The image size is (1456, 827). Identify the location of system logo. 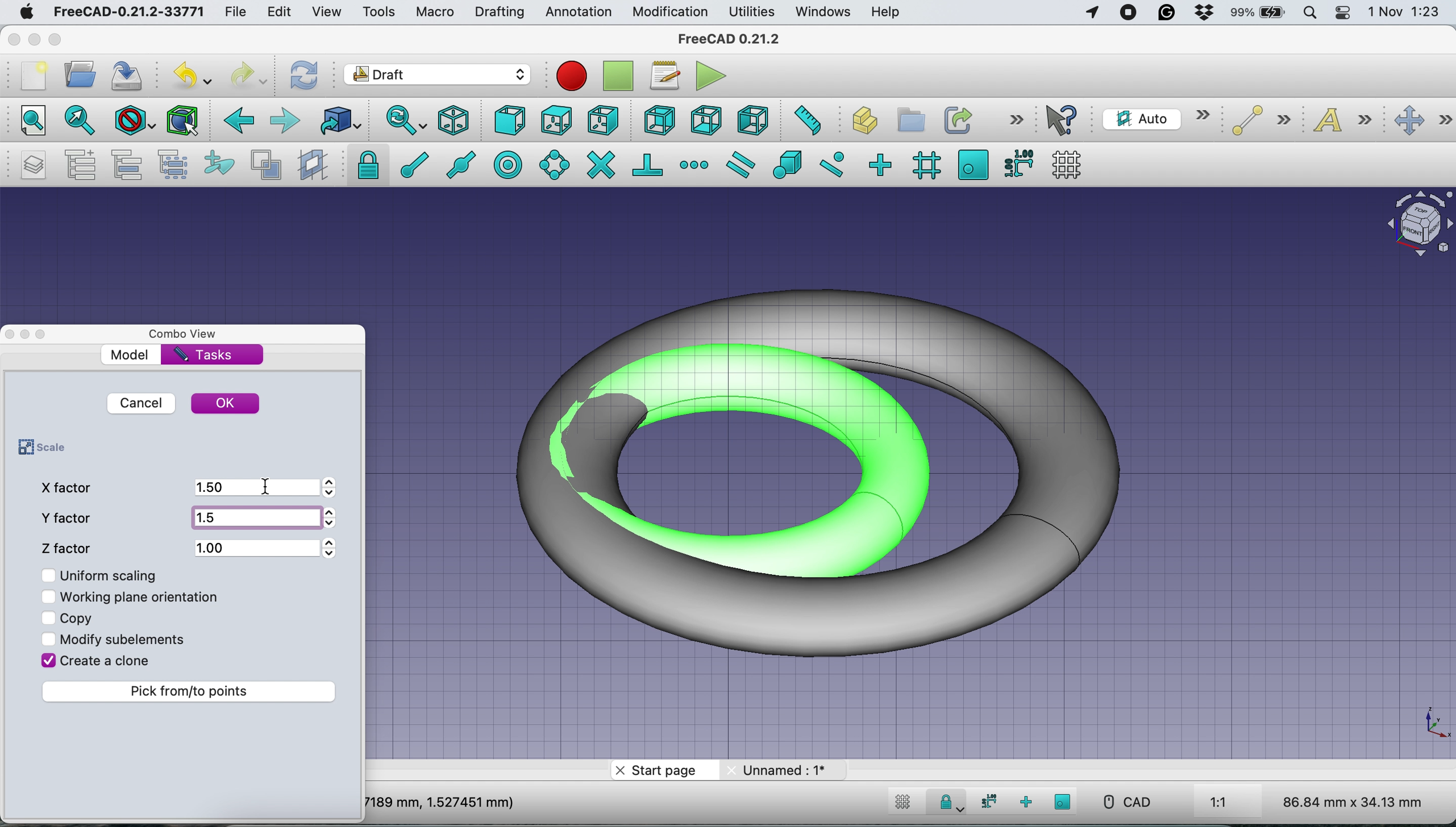
(24, 14).